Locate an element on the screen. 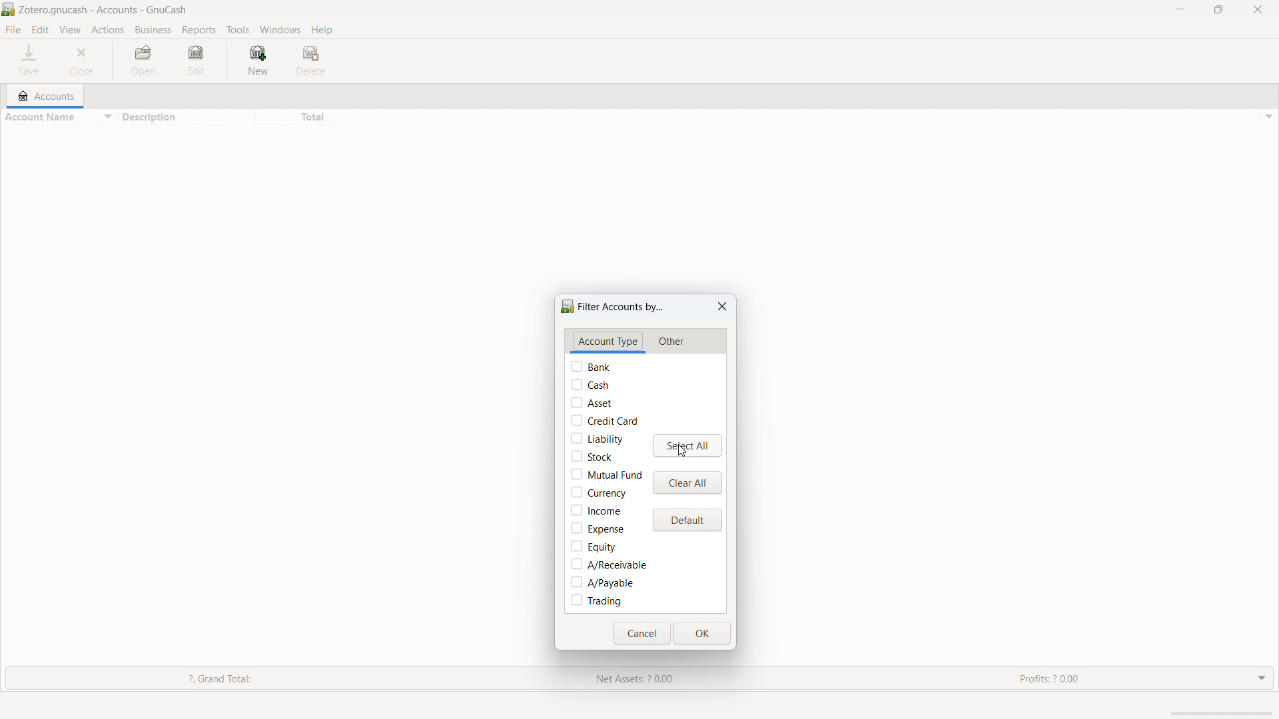 The height and width of the screenshot is (719, 1279). income is located at coordinates (596, 510).